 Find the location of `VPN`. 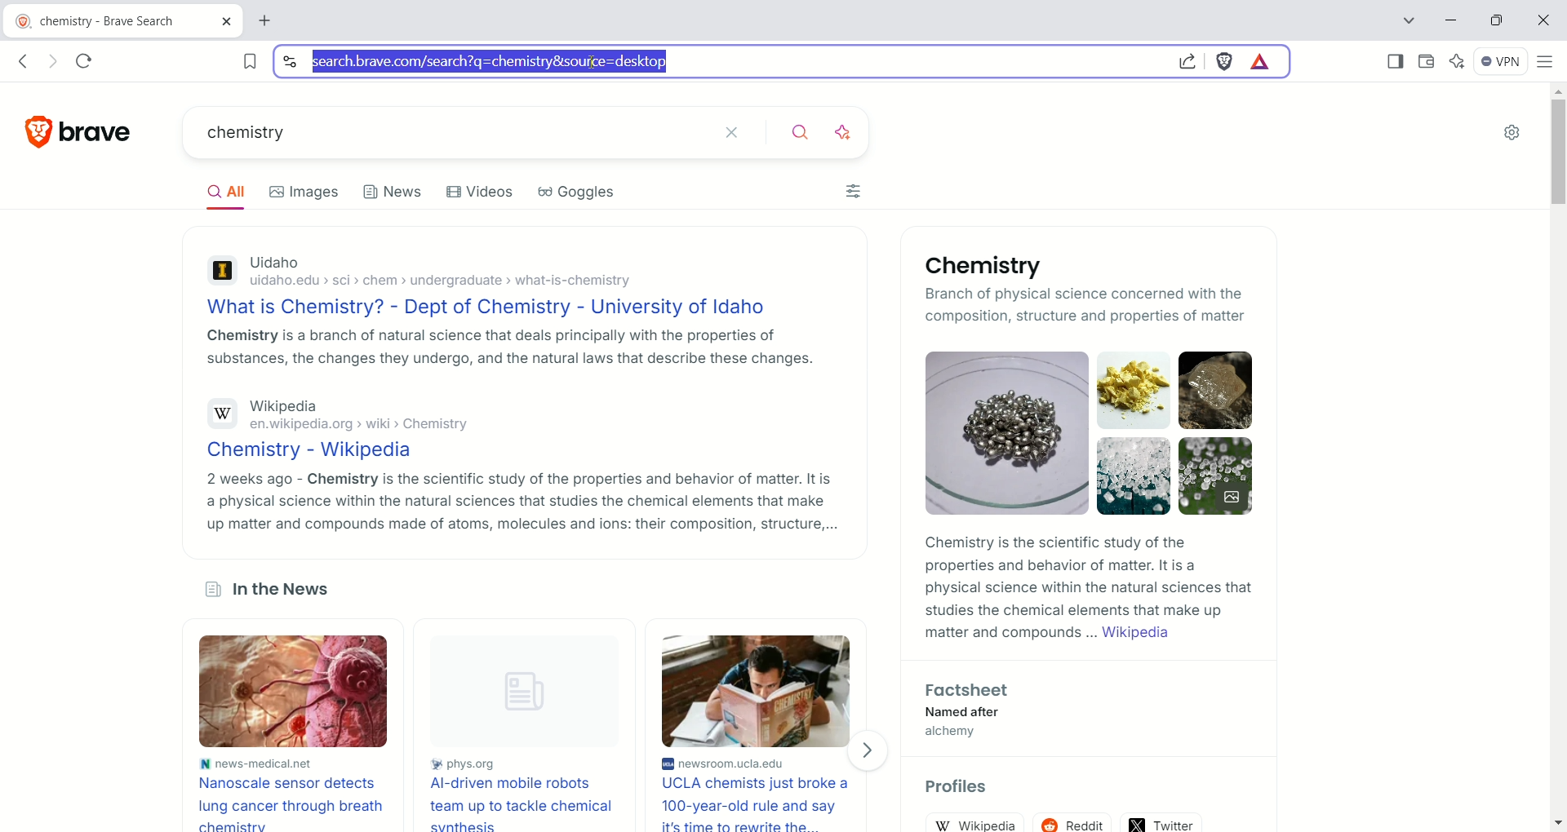

VPN is located at coordinates (1502, 62).